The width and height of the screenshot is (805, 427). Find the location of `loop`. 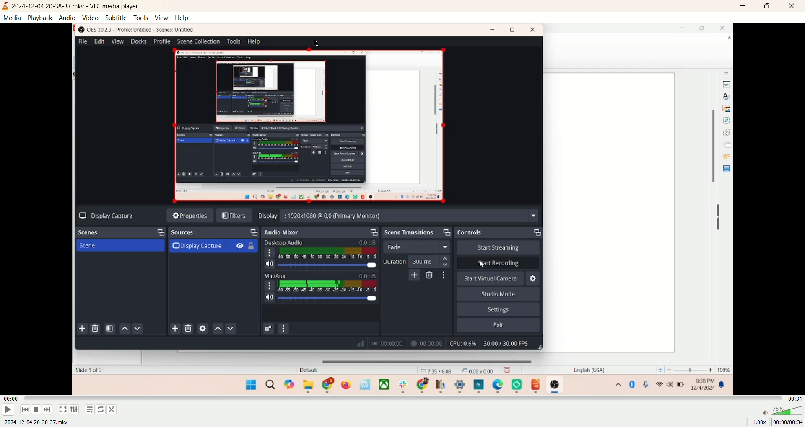

loop is located at coordinates (101, 409).